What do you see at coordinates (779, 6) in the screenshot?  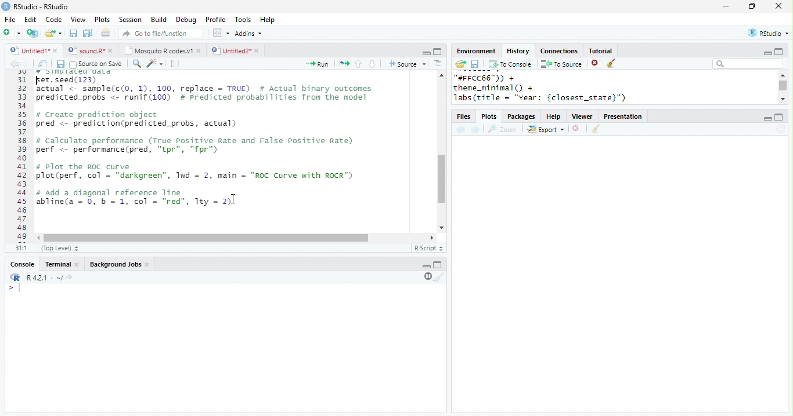 I see `close` at bounding box center [779, 6].